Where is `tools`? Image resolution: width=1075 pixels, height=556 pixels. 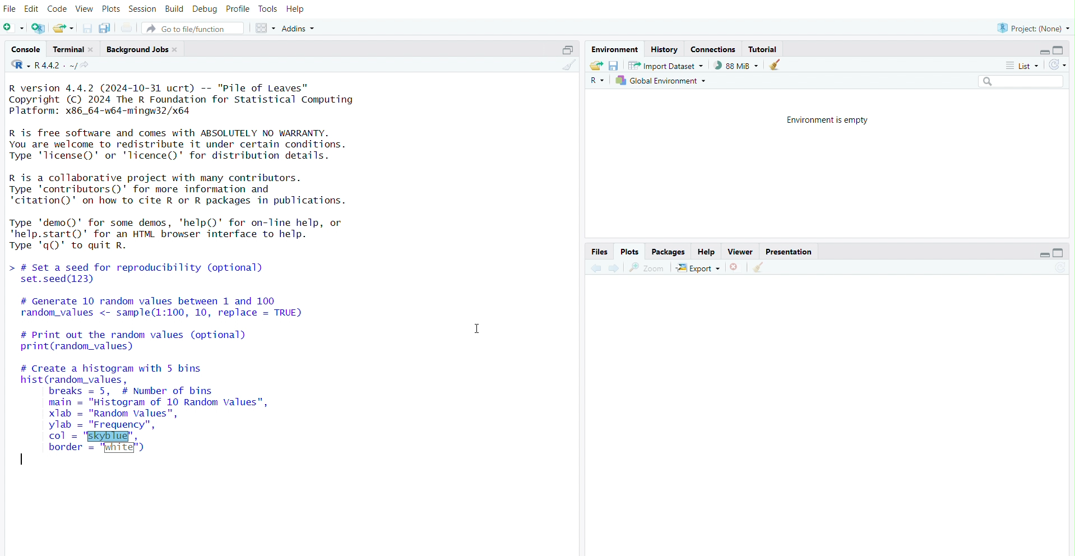
tools is located at coordinates (268, 7).